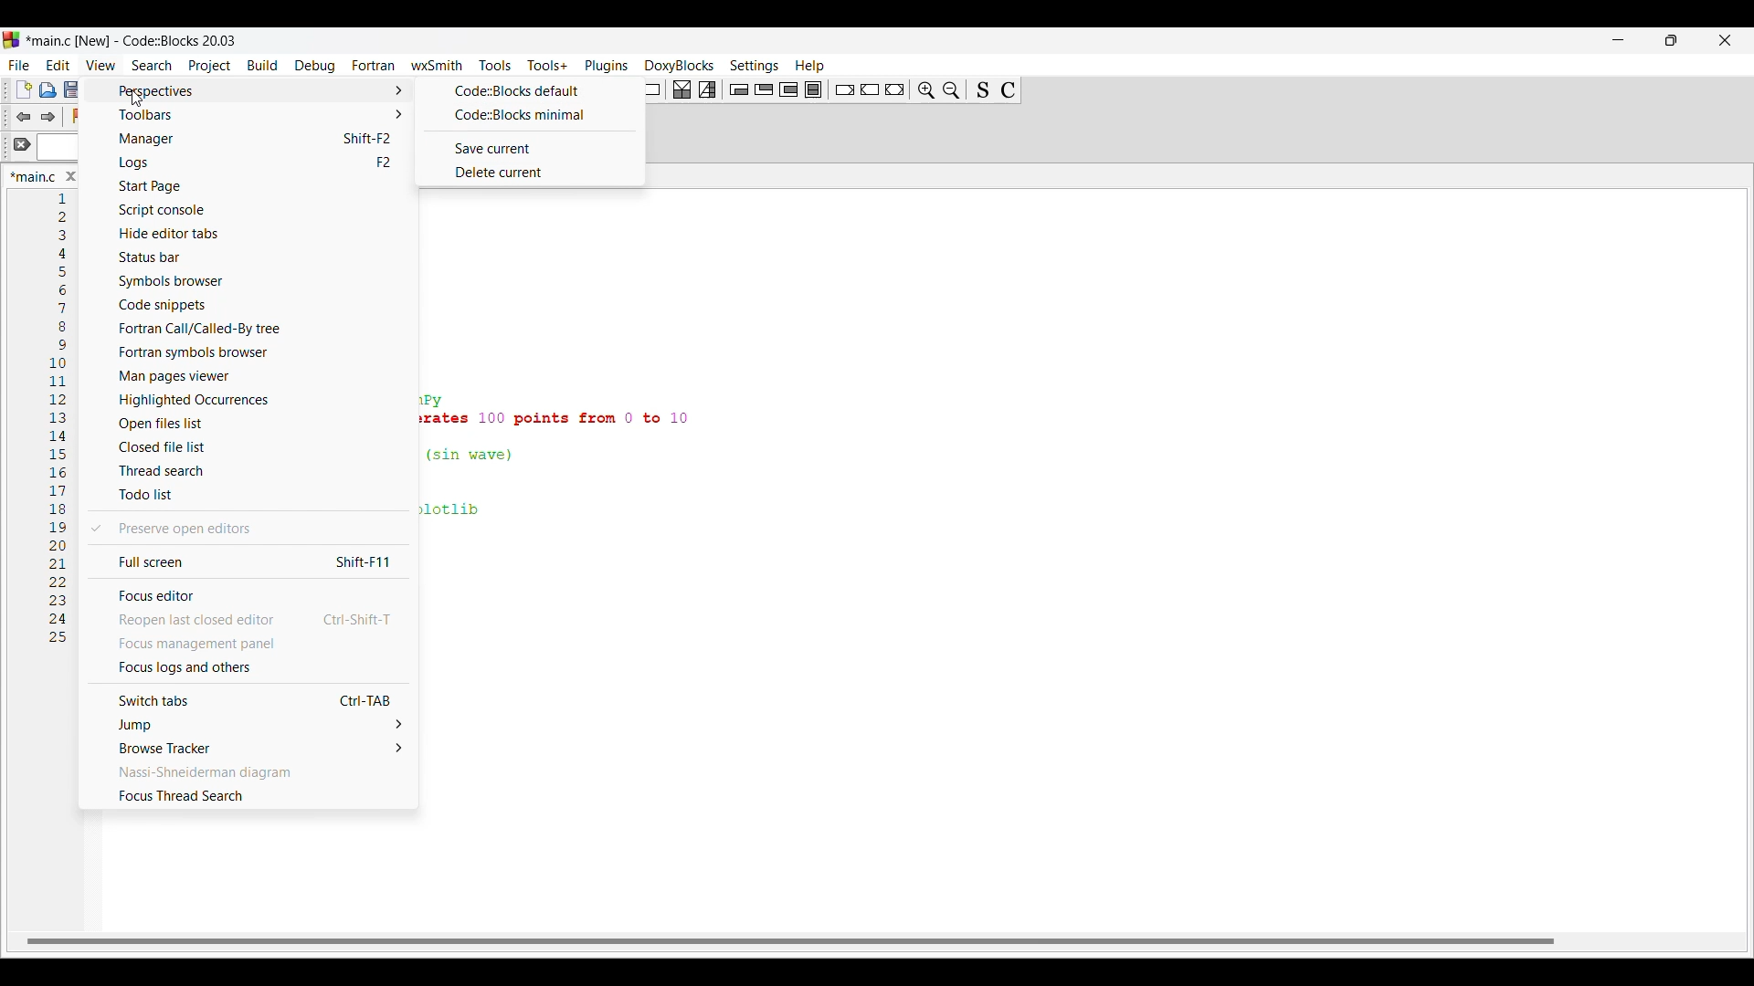 This screenshot has width=1754, height=986. What do you see at coordinates (152, 66) in the screenshot?
I see `Search menu` at bounding box center [152, 66].